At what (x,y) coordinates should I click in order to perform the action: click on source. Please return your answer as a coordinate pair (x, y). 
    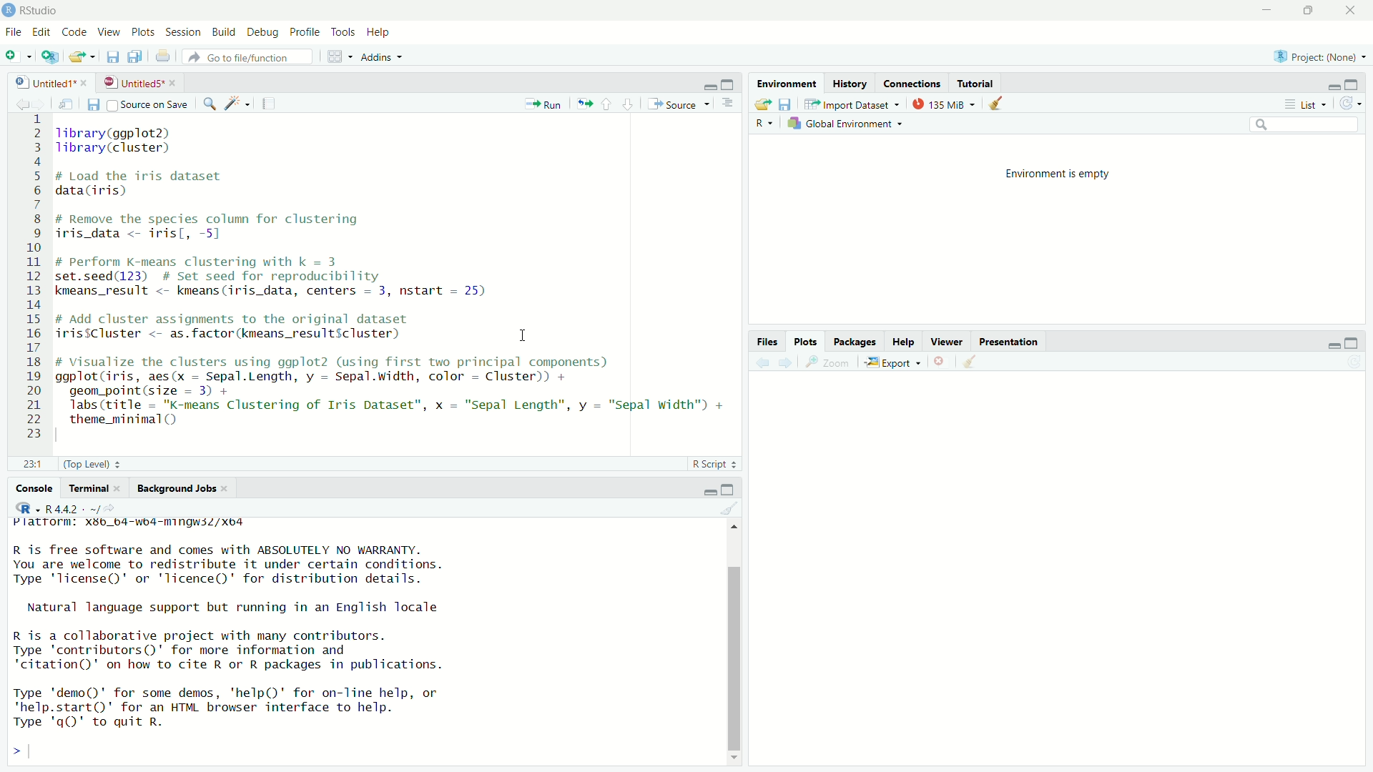
    Looking at the image, I should click on (680, 104).